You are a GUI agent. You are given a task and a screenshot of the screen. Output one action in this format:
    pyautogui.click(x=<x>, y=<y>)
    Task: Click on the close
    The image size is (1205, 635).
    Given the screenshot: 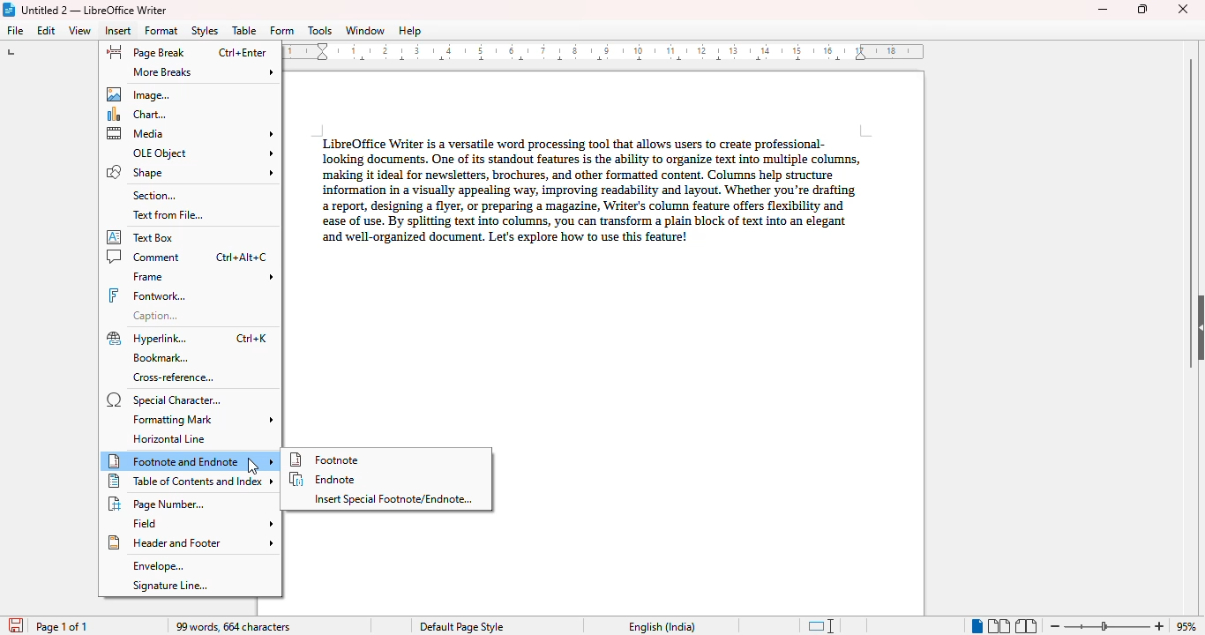 What is the action you would take?
    pyautogui.click(x=1185, y=8)
    